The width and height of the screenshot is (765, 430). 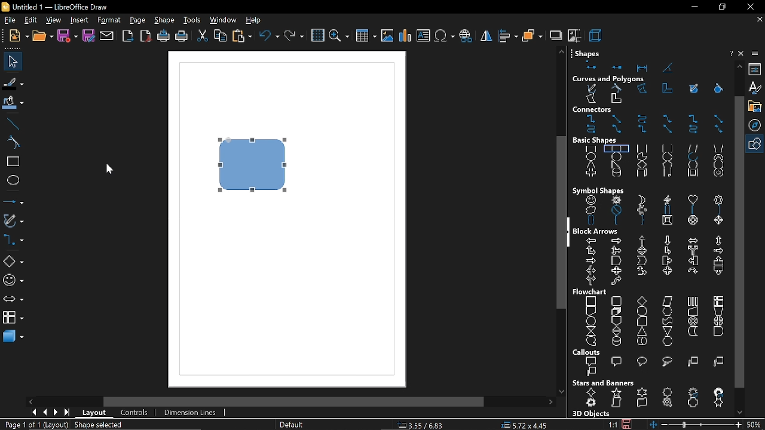 I want to click on symbol shapes, so click(x=653, y=211).